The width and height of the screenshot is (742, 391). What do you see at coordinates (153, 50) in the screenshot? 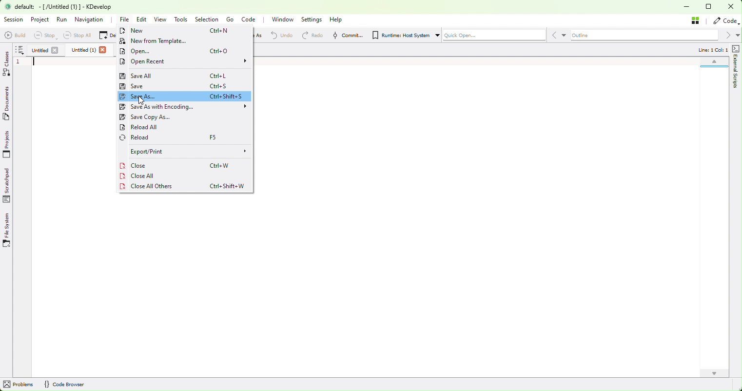
I see `Open` at bounding box center [153, 50].